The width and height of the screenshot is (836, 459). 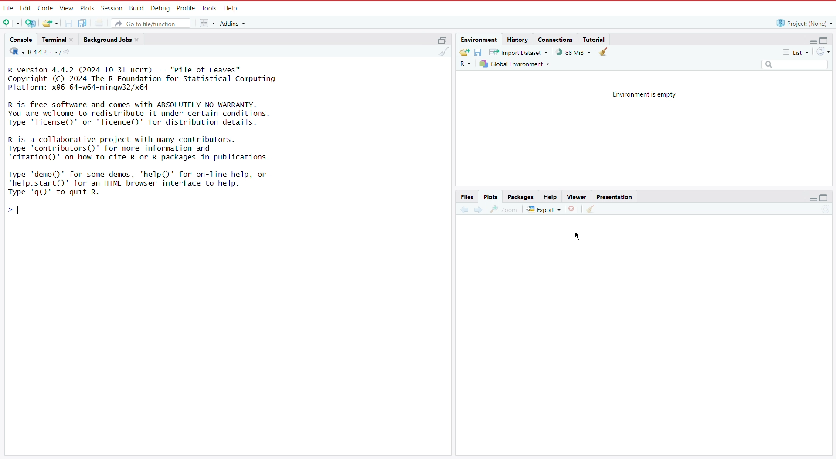 What do you see at coordinates (234, 24) in the screenshot?
I see `Addins` at bounding box center [234, 24].